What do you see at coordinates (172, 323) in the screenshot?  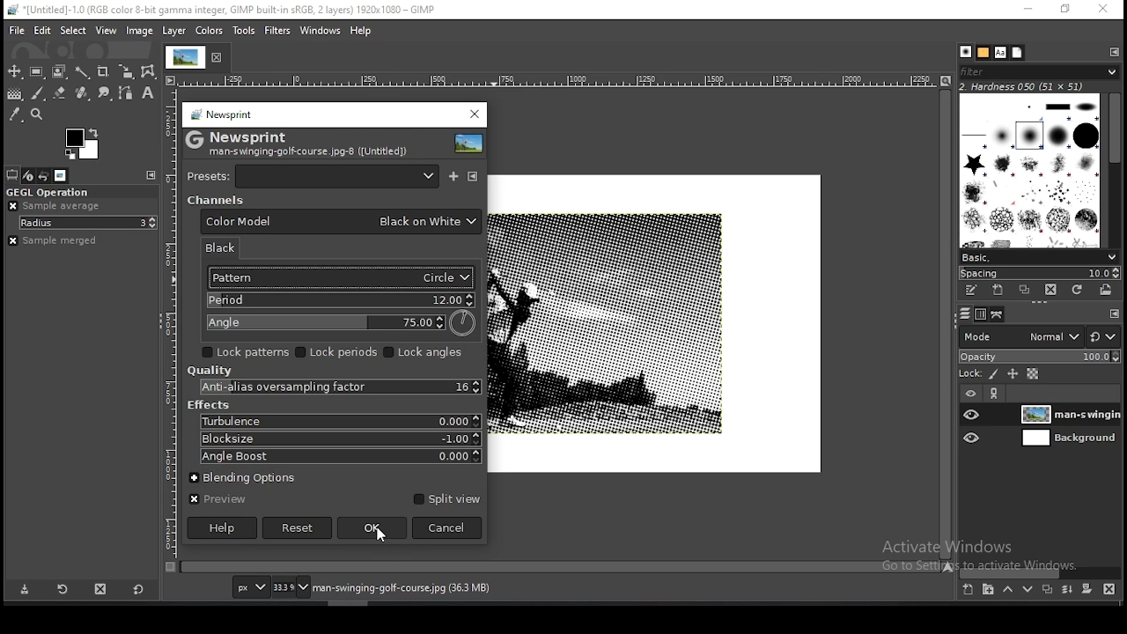 I see `scale (vertical)` at bounding box center [172, 323].